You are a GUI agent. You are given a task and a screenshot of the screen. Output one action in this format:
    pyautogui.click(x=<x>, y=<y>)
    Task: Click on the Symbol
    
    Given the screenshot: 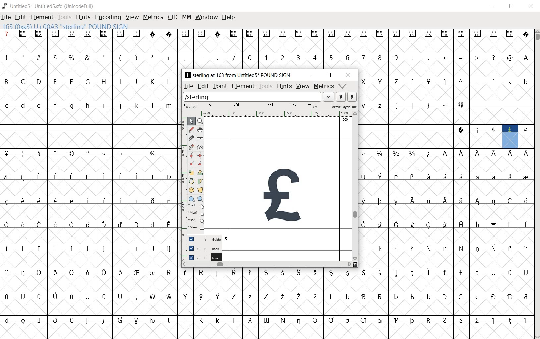 What is the action you would take?
    pyautogui.click(x=267, y=320)
    